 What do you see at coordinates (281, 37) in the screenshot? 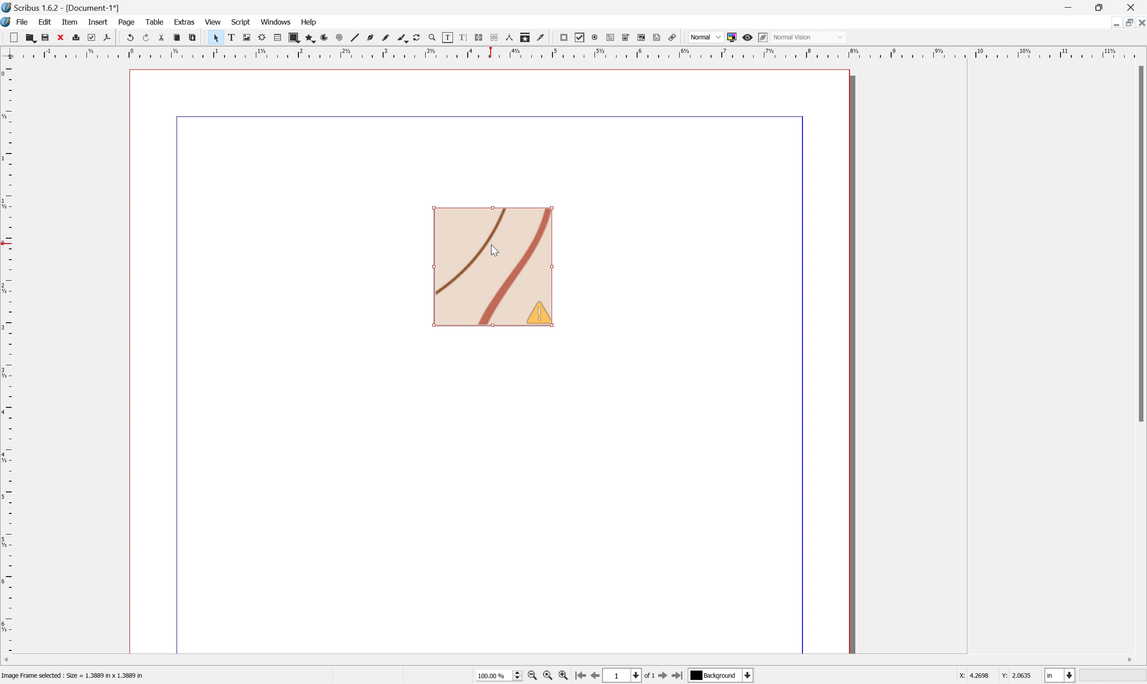
I see `Table` at bounding box center [281, 37].